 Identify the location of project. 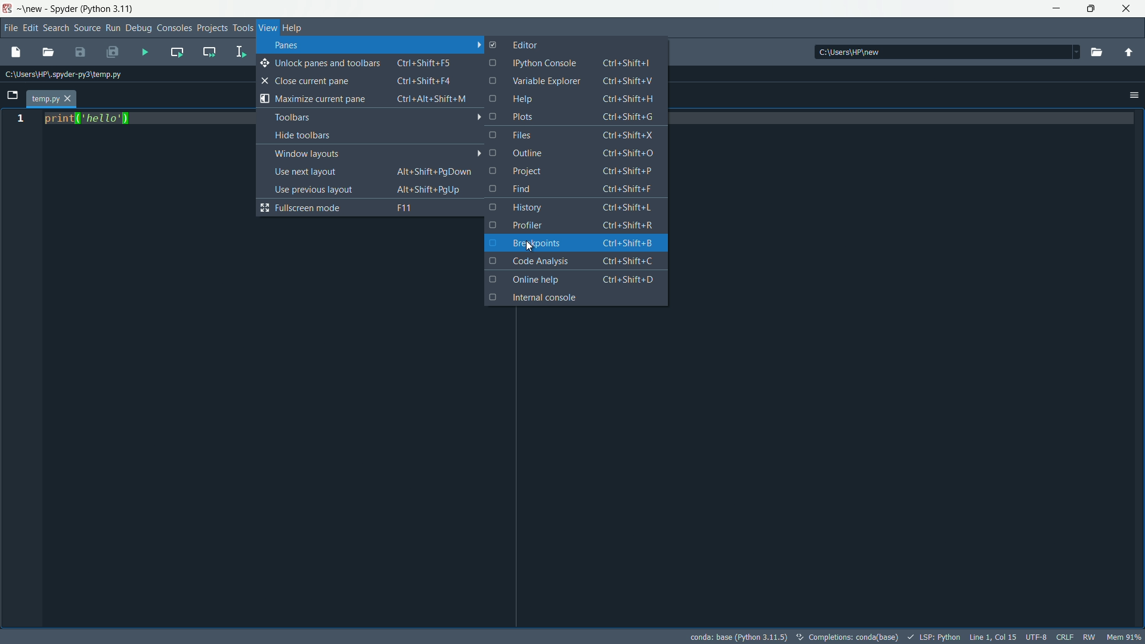
(572, 172).